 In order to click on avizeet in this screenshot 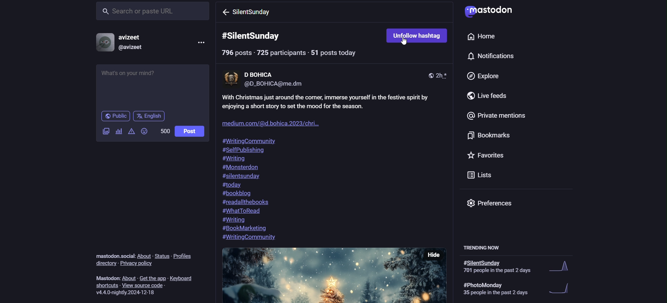, I will do `click(135, 37)`.